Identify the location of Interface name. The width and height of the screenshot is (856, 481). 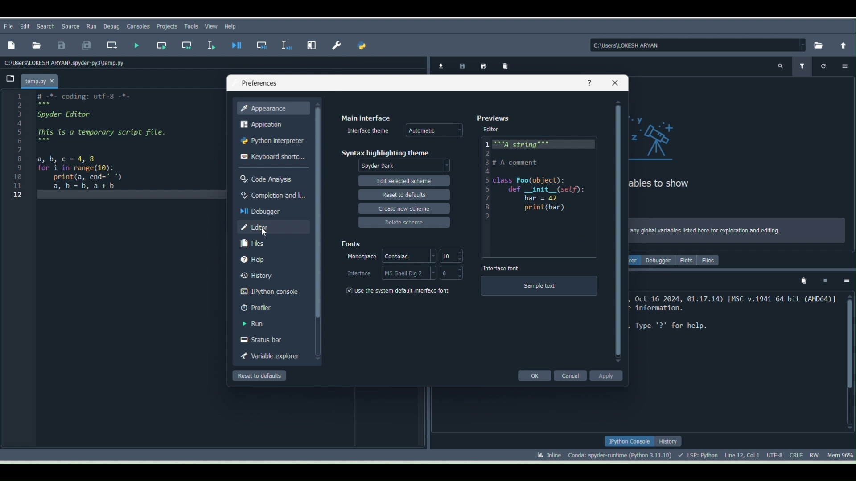
(410, 273).